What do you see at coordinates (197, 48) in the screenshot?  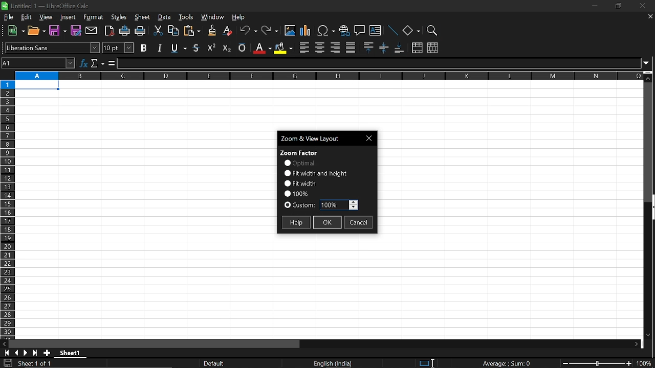 I see `underline` at bounding box center [197, 48].